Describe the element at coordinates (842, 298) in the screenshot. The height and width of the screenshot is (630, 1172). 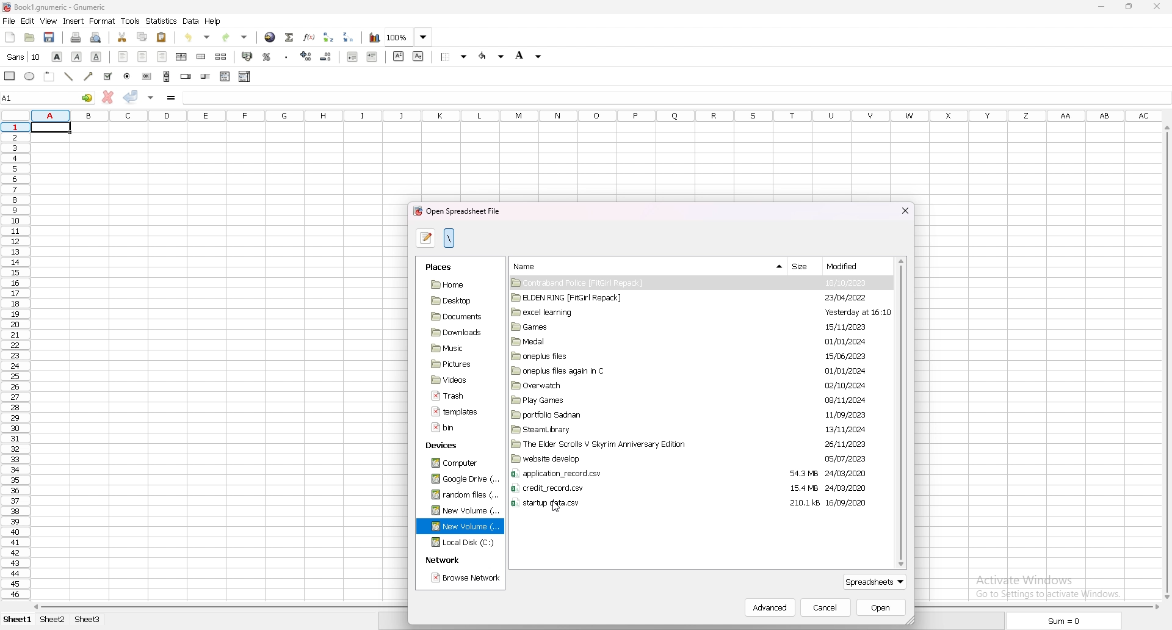
I see `23/04/2022` at that location.